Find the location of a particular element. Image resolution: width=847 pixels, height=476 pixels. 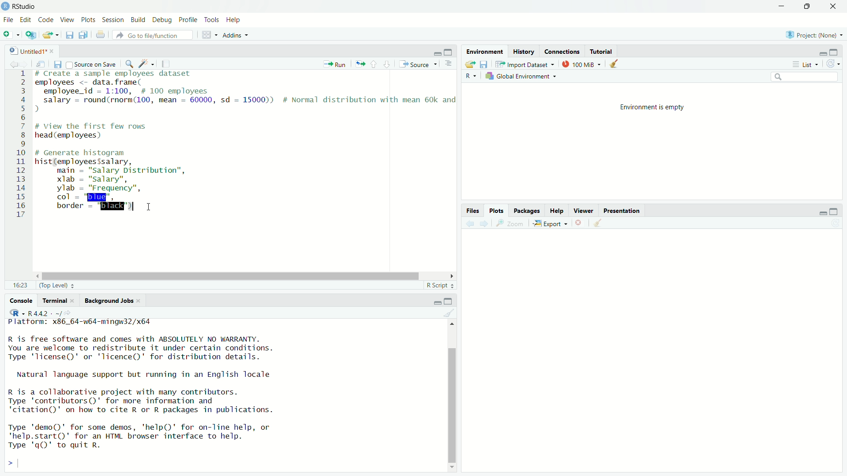

Source is located at coordinates (418, 64).